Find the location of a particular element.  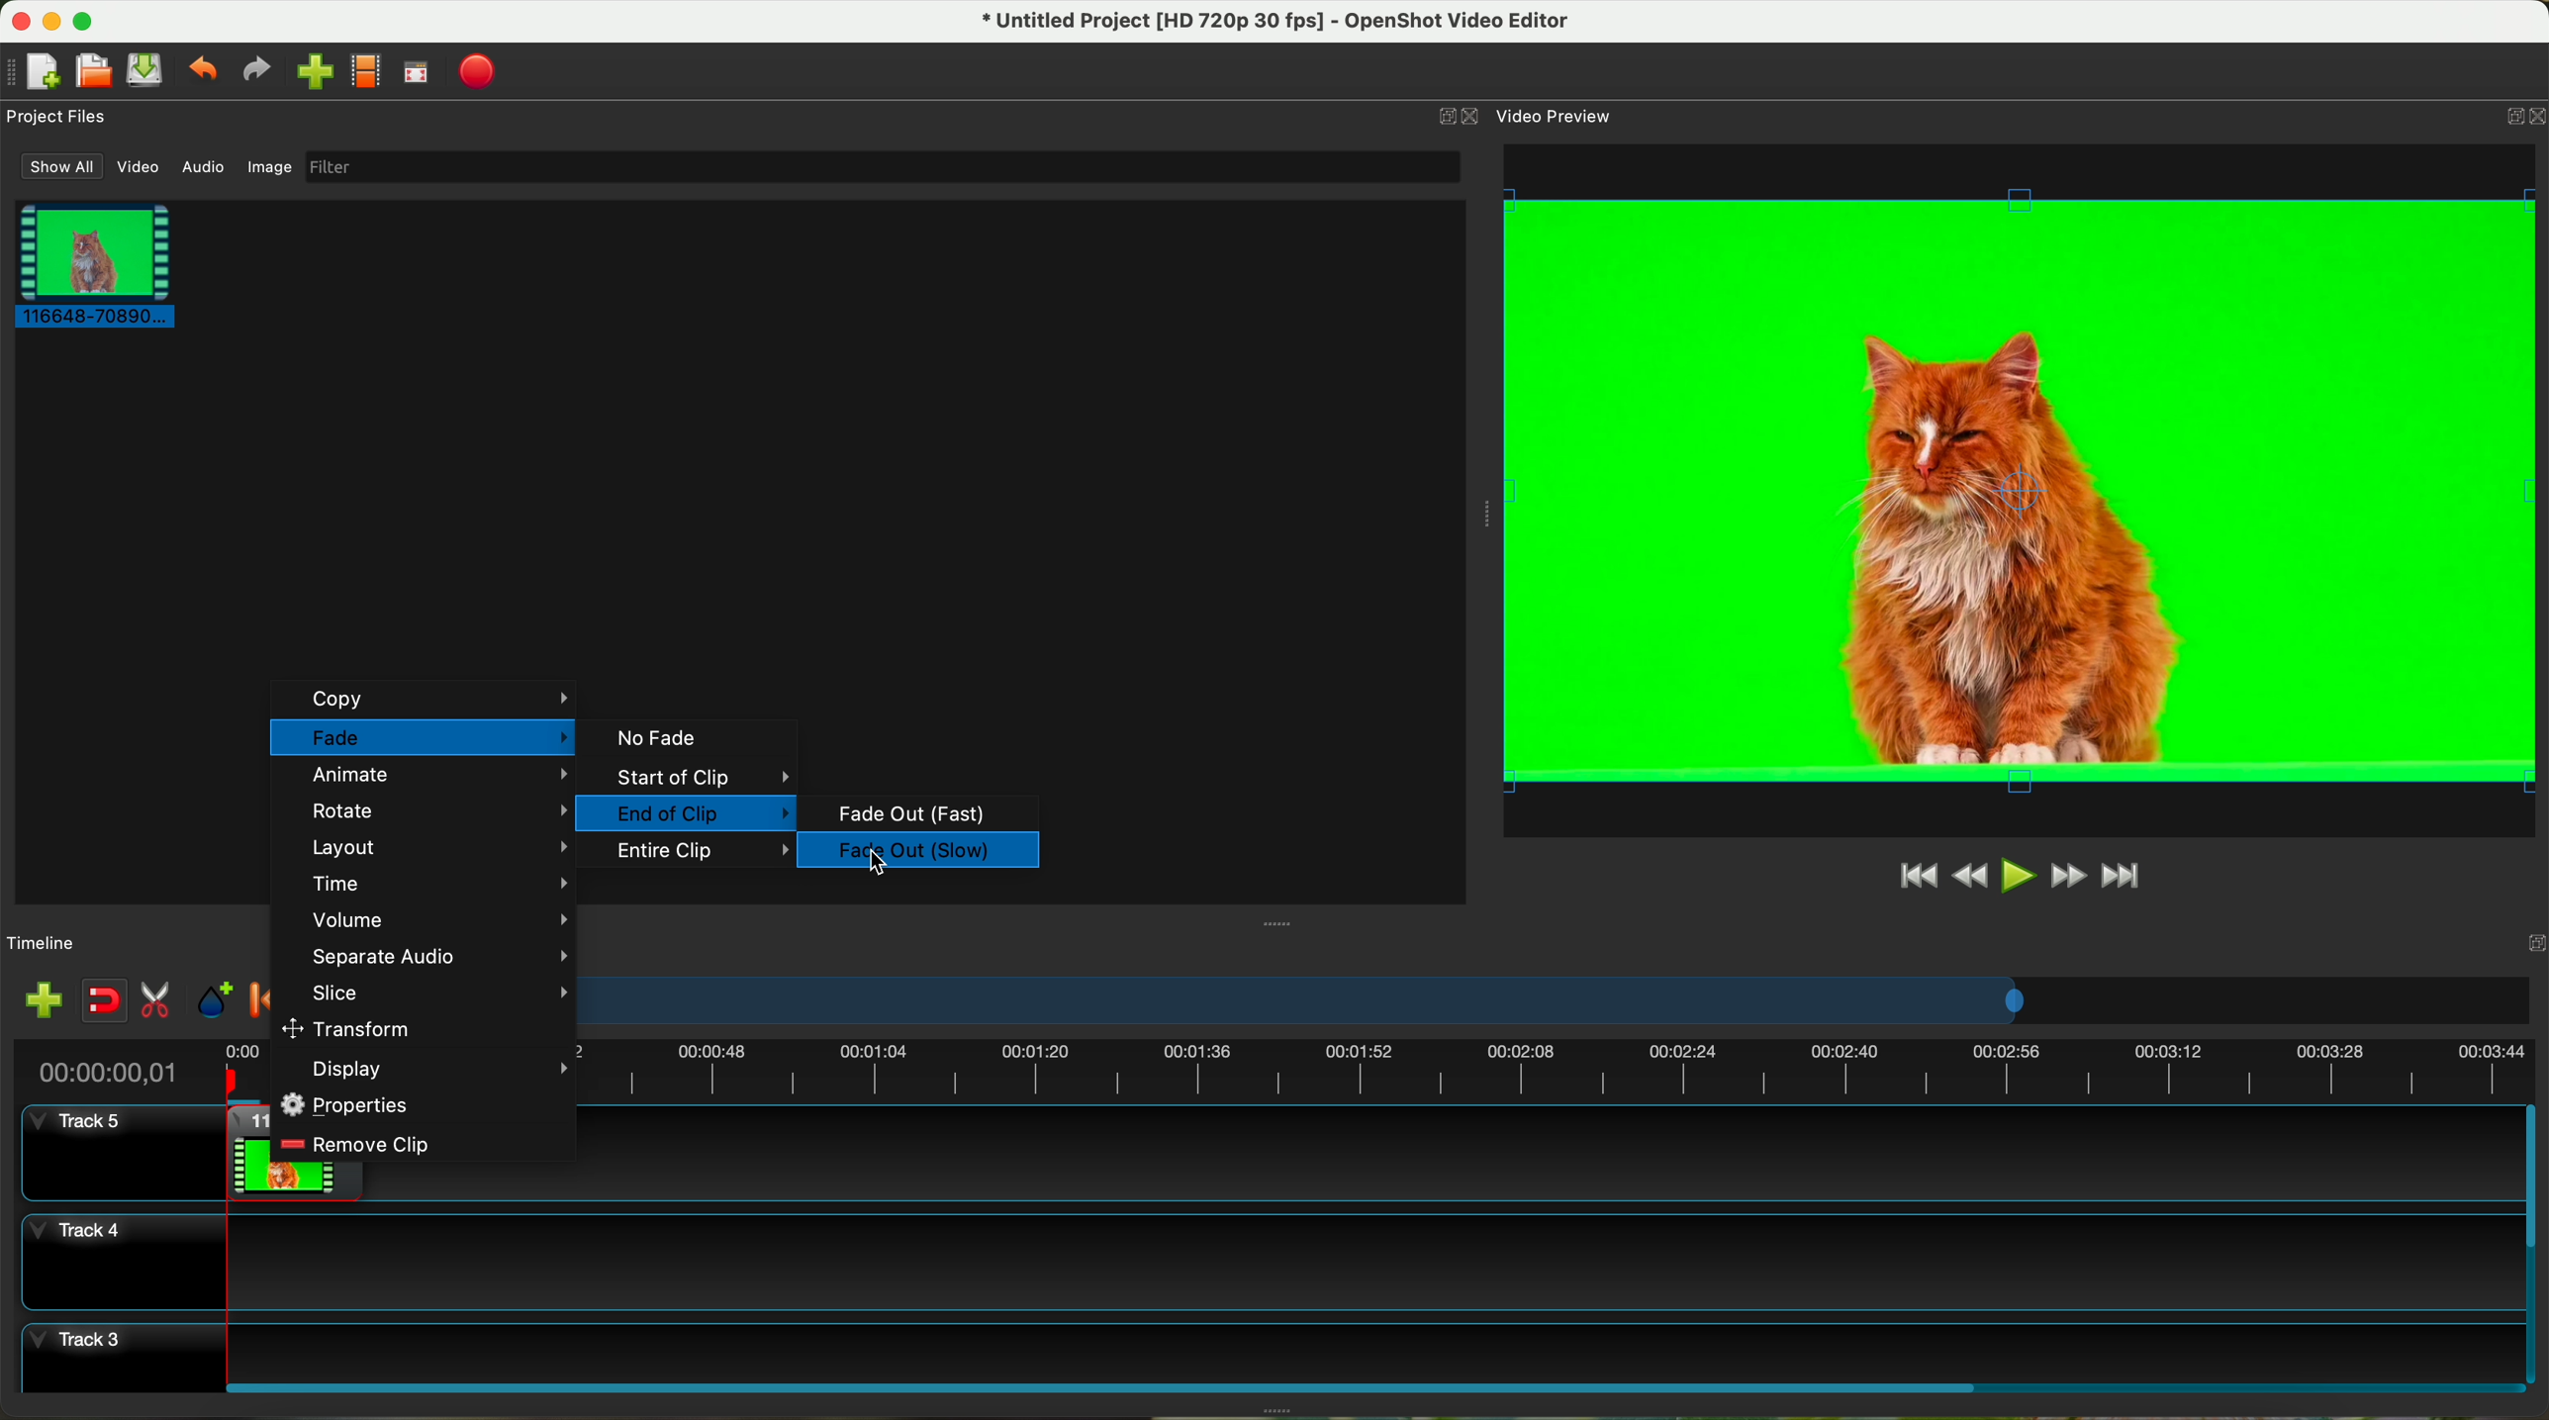

click on fade out (slow) is located at coordinates (924, 853).